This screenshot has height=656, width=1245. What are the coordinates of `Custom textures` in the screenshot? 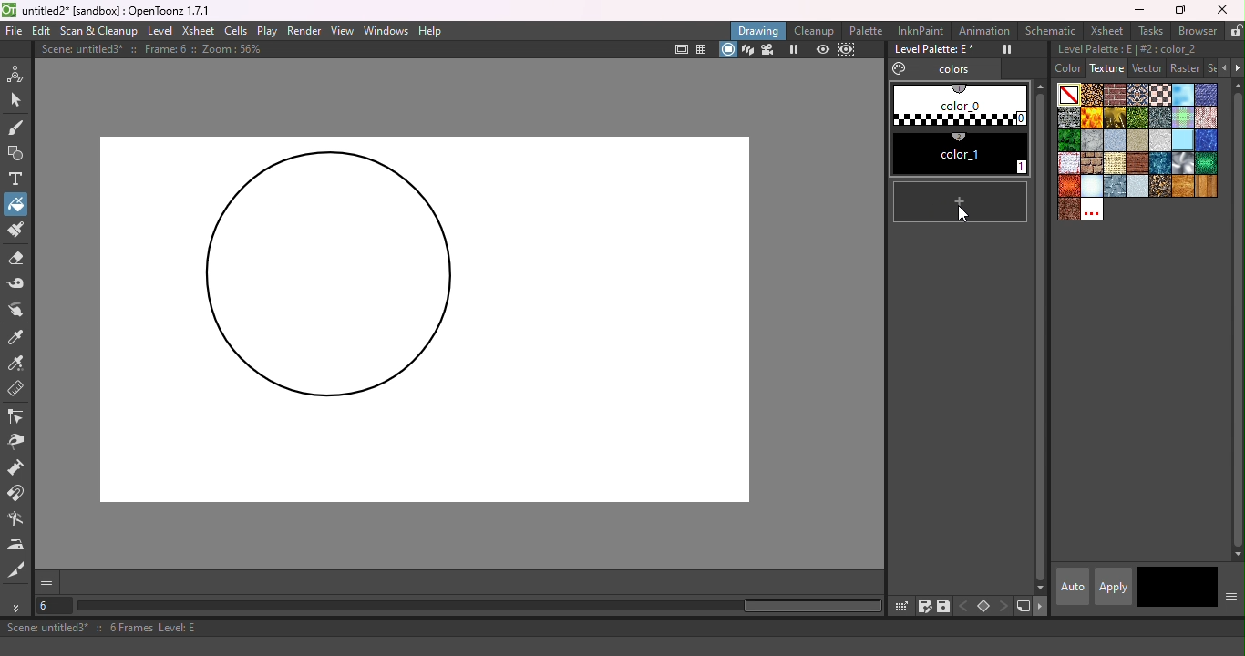 It's located at (1093, 210).